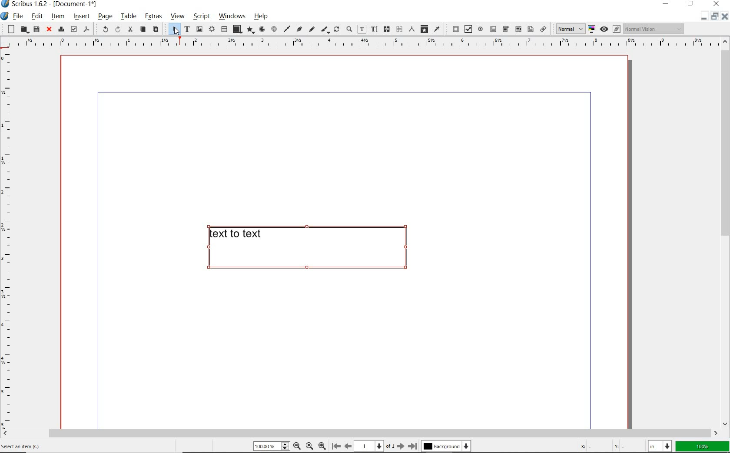 The height and width of the screenshot is (453, 730). I want to click on paste, so click(155, 30).